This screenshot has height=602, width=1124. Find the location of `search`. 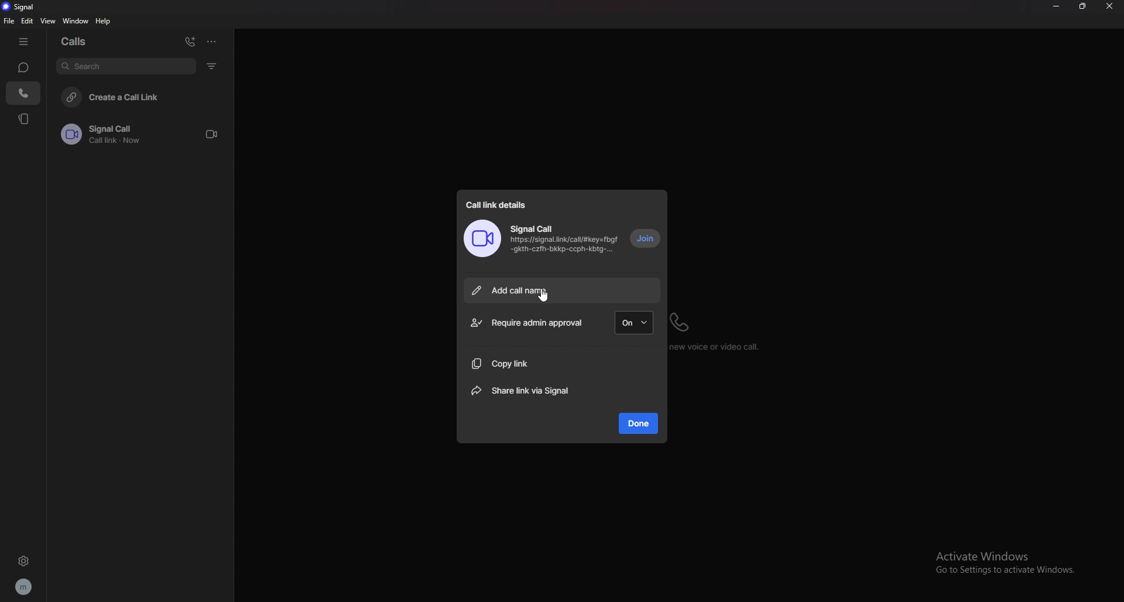

search is located at coordinates (126, 66).